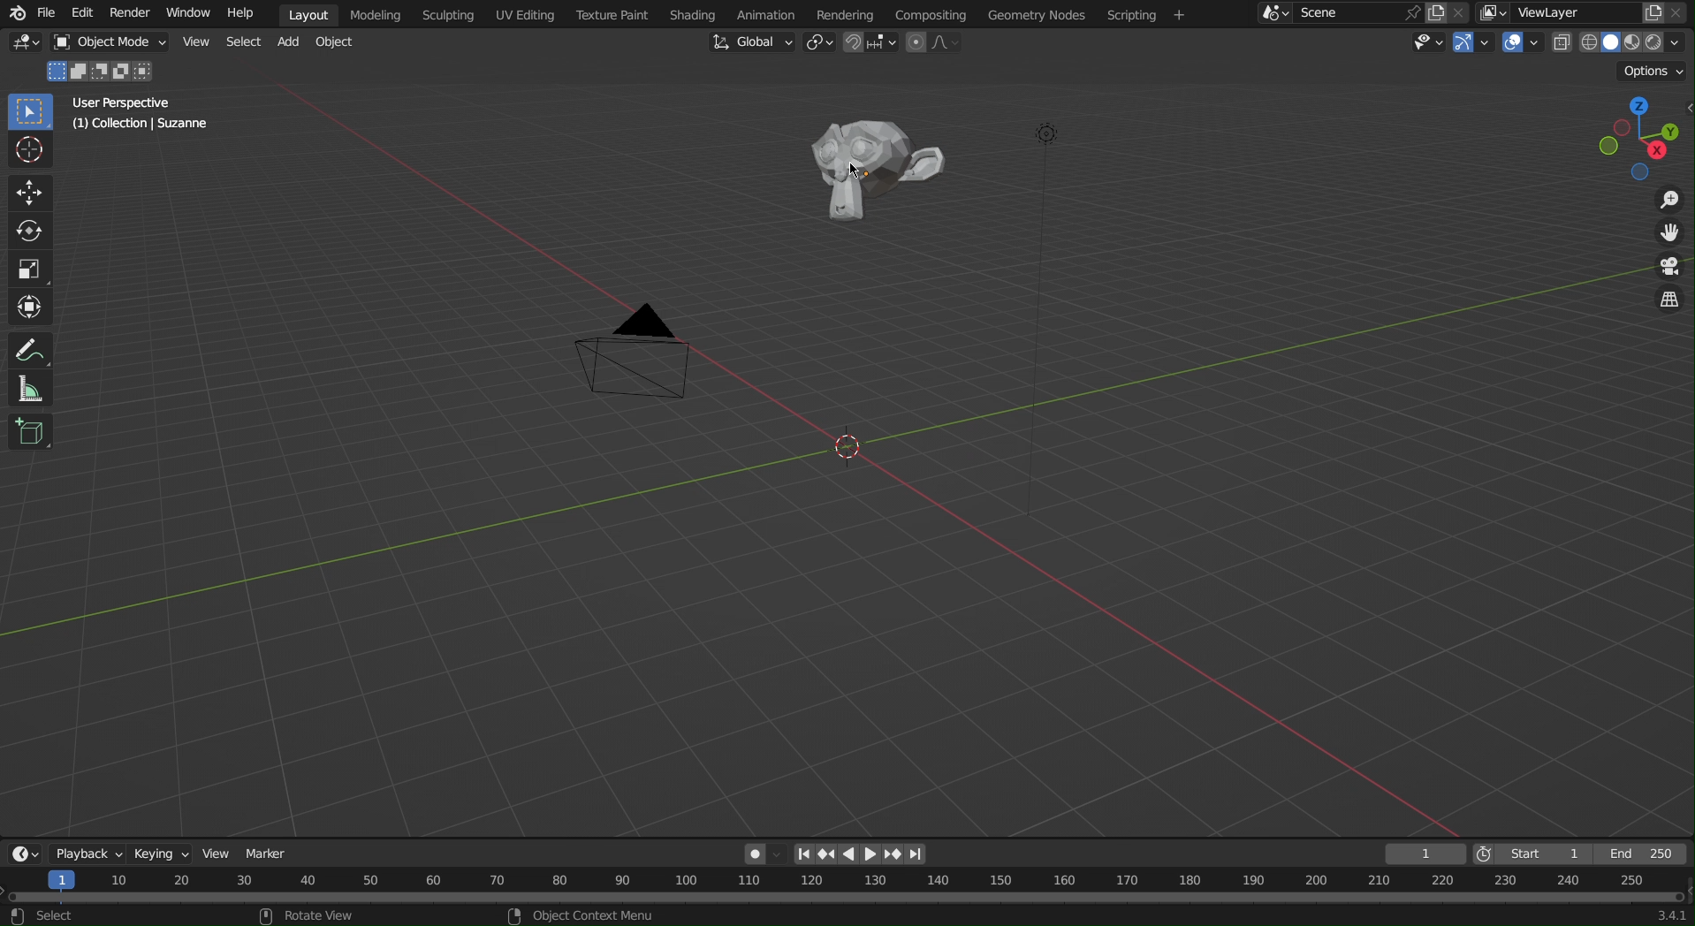 The image size is (1695, 926). Describe the element at coordinates (1640, 854) in the screenshot. I see `End 250` at that location.